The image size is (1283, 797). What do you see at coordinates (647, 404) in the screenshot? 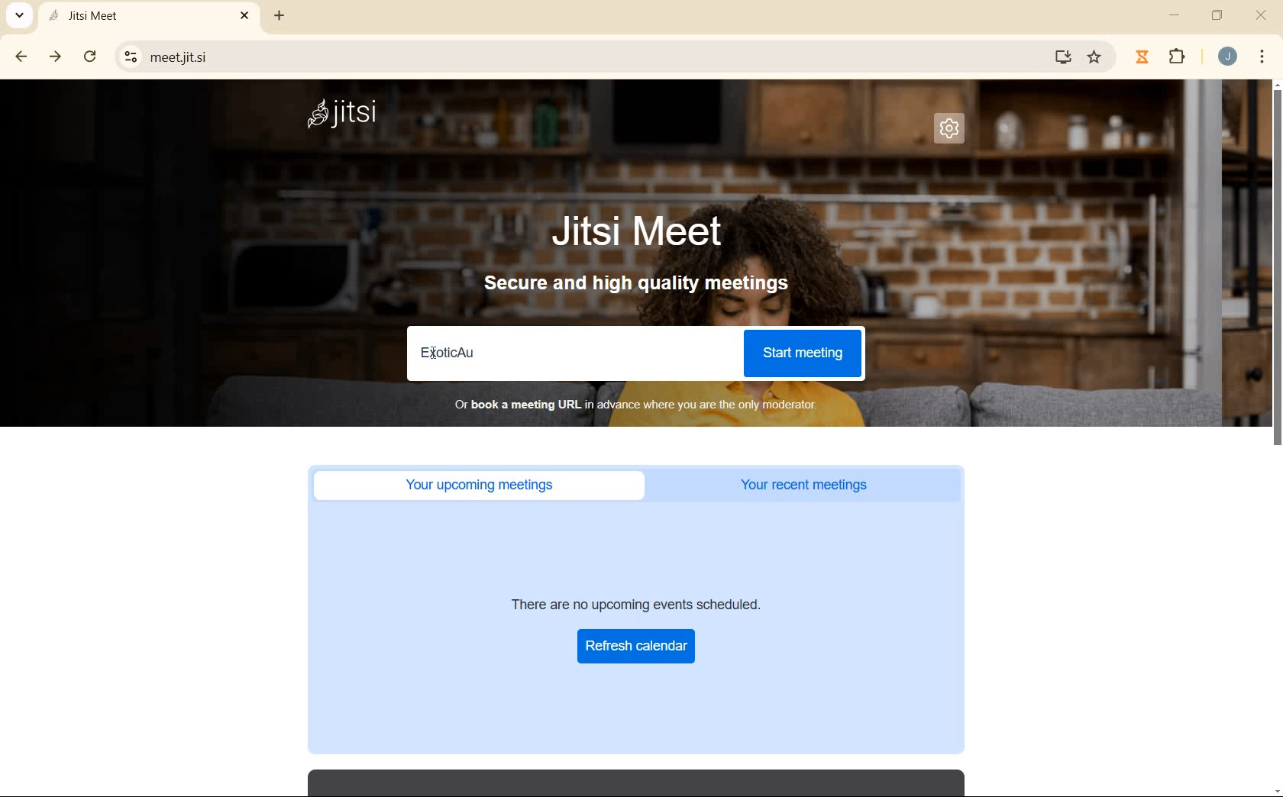
I see `or book a meeting URL in advance` at bounding box center [647, 404].